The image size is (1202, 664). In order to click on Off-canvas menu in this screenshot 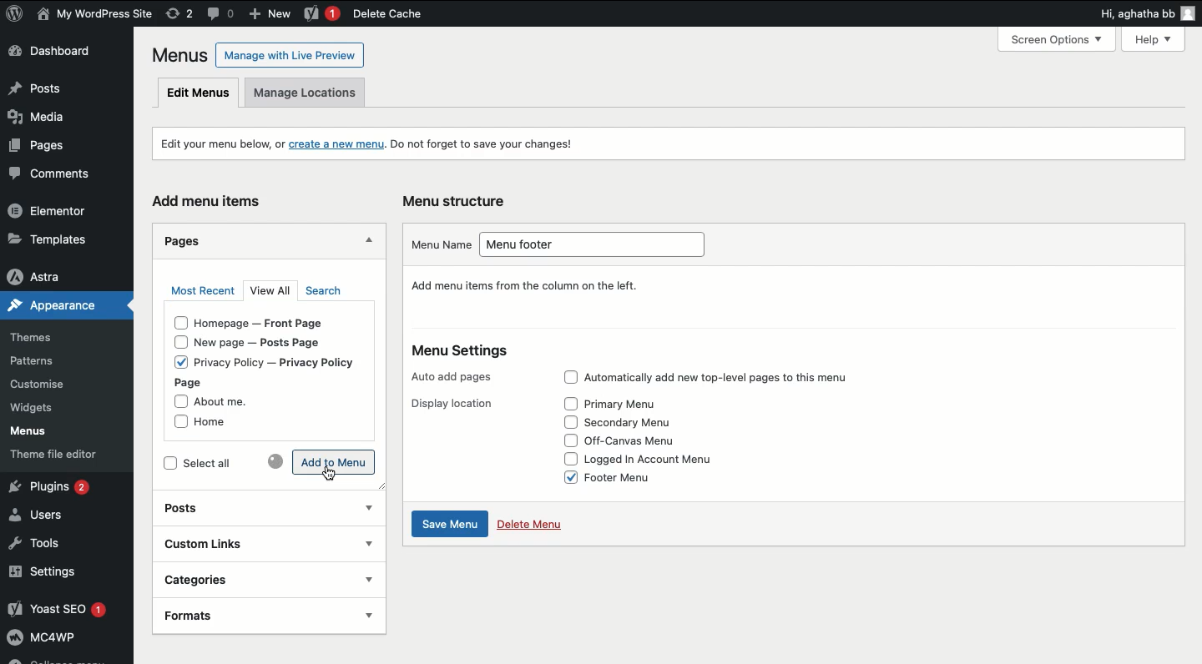, I will do `click(644, 440)`.